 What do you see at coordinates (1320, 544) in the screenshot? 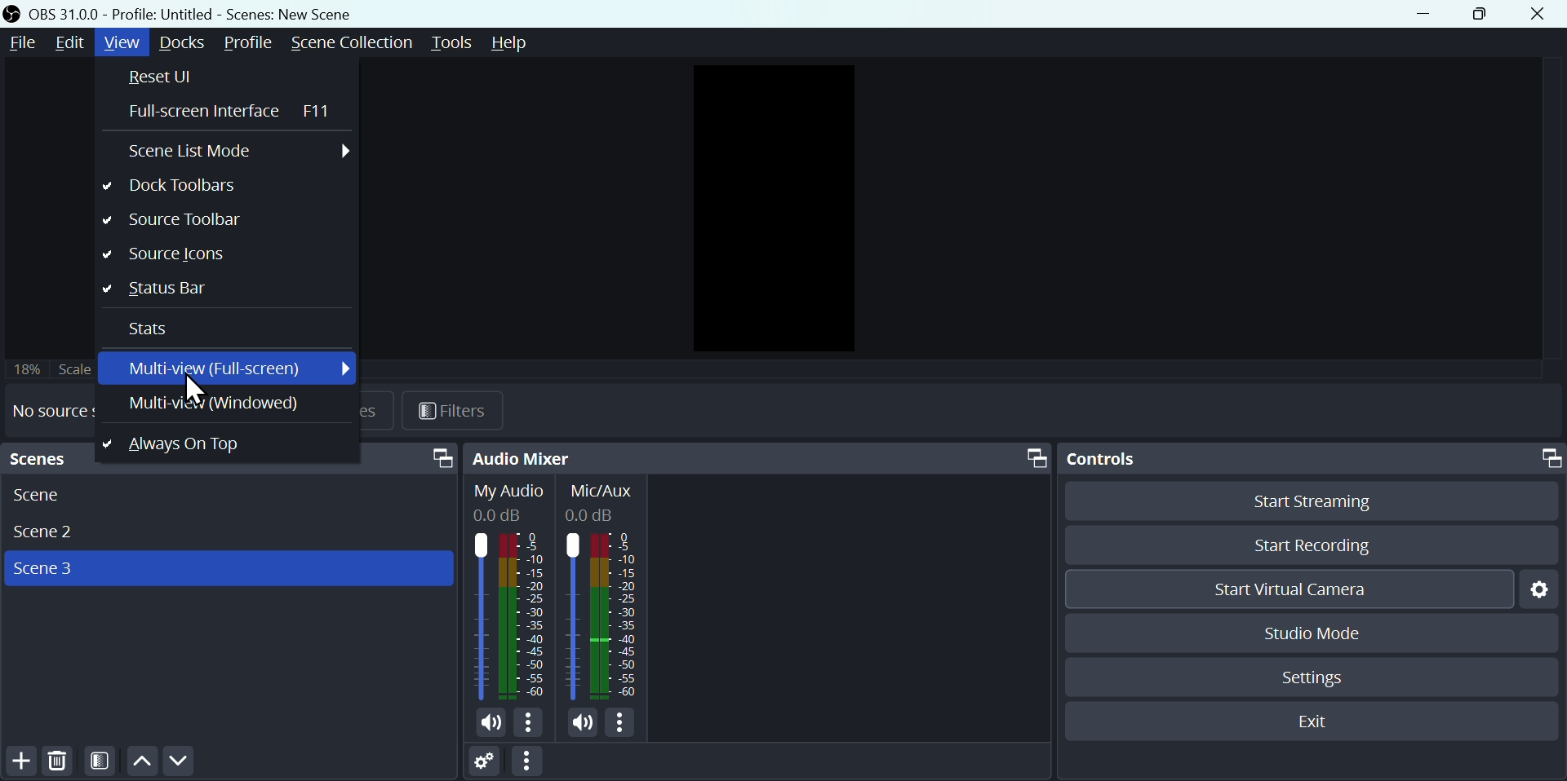
I see `Start recording` at bounding box center [1320, 544].